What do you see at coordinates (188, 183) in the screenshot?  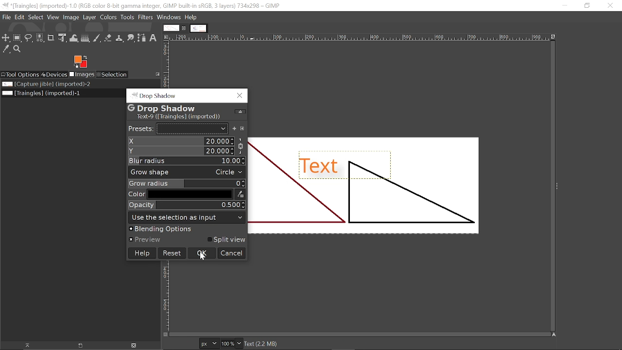 I see `grow radius` at bounding box center [188, 183].